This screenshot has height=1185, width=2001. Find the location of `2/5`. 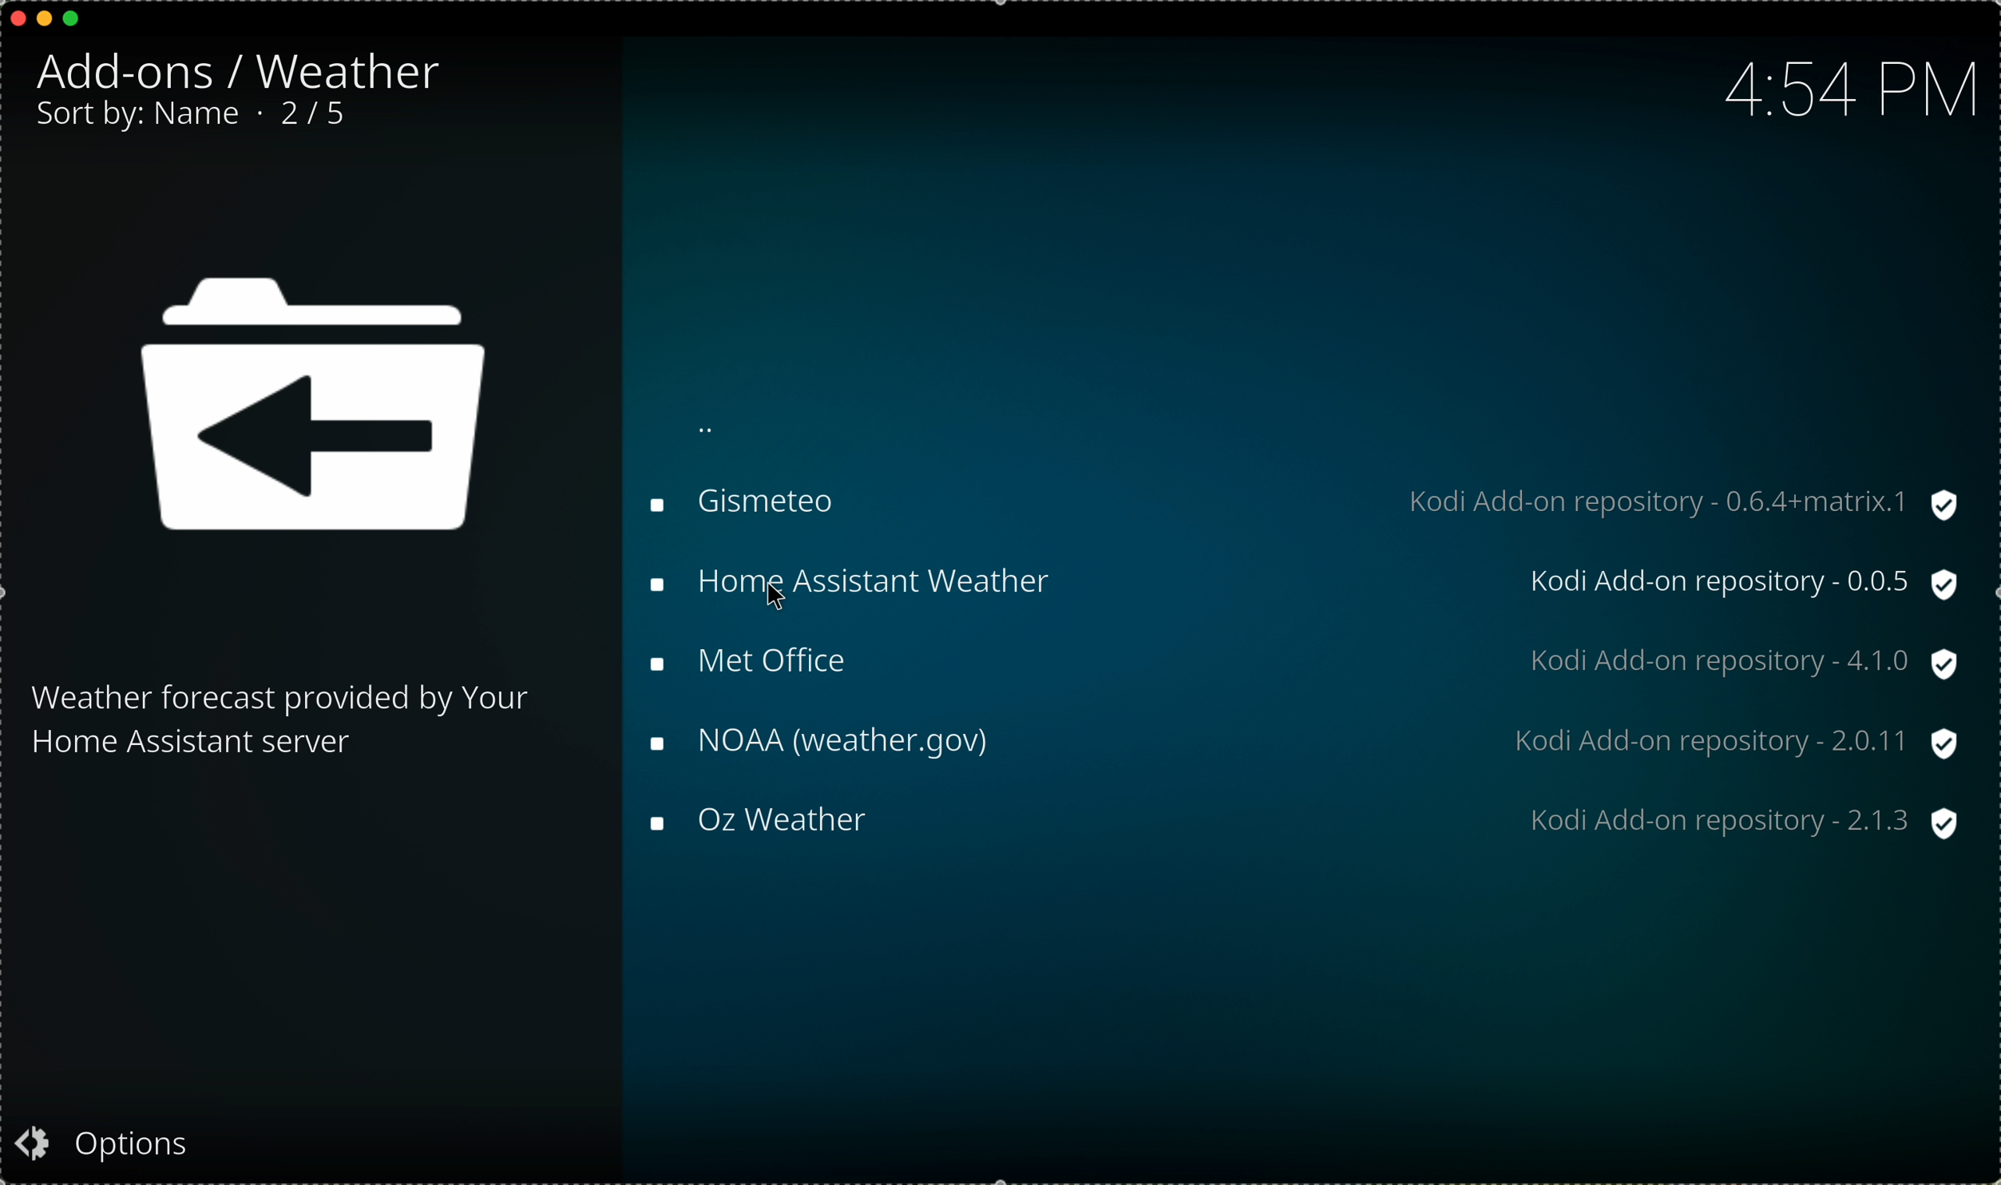

2/5 is located at coordinates (318, 119).